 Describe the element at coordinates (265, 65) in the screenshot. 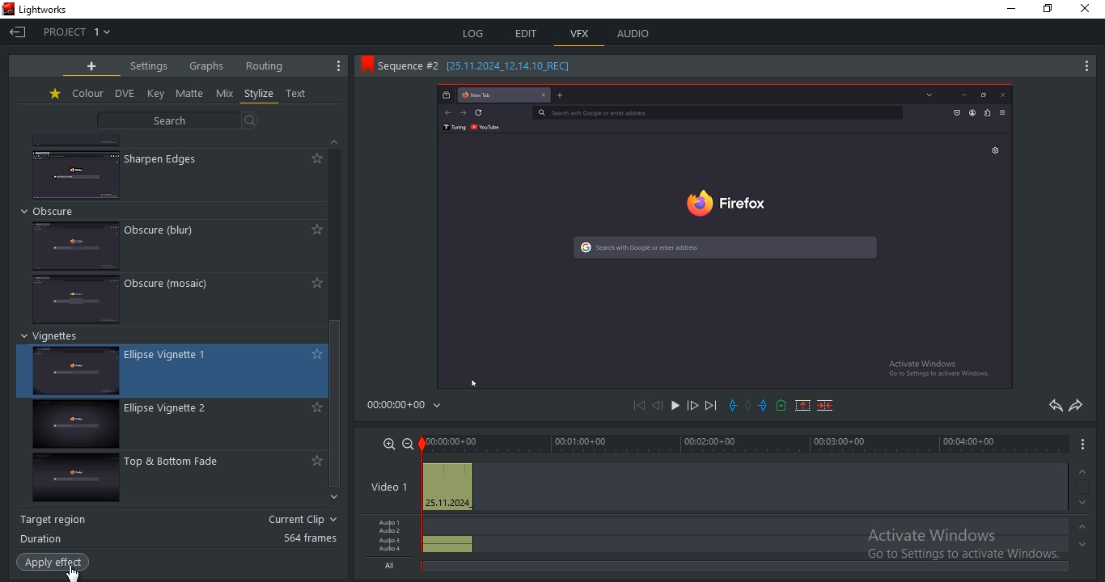

I see `routing` at that location.